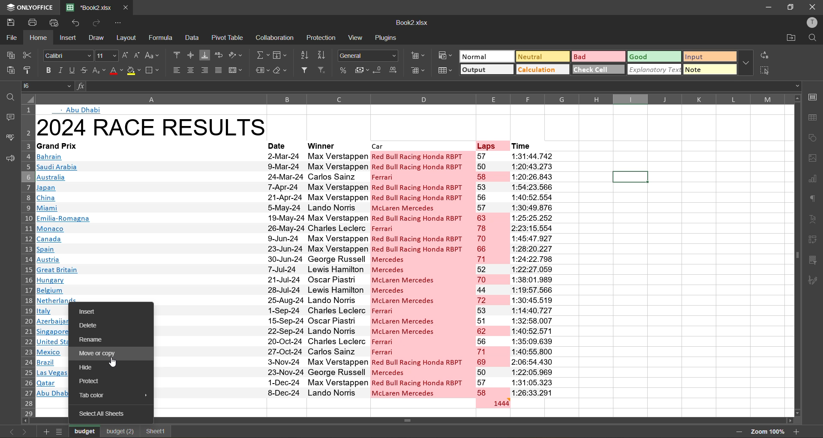 The height and width of the screenshot is (438, 823). I want to click on profile, so click(810, 23).